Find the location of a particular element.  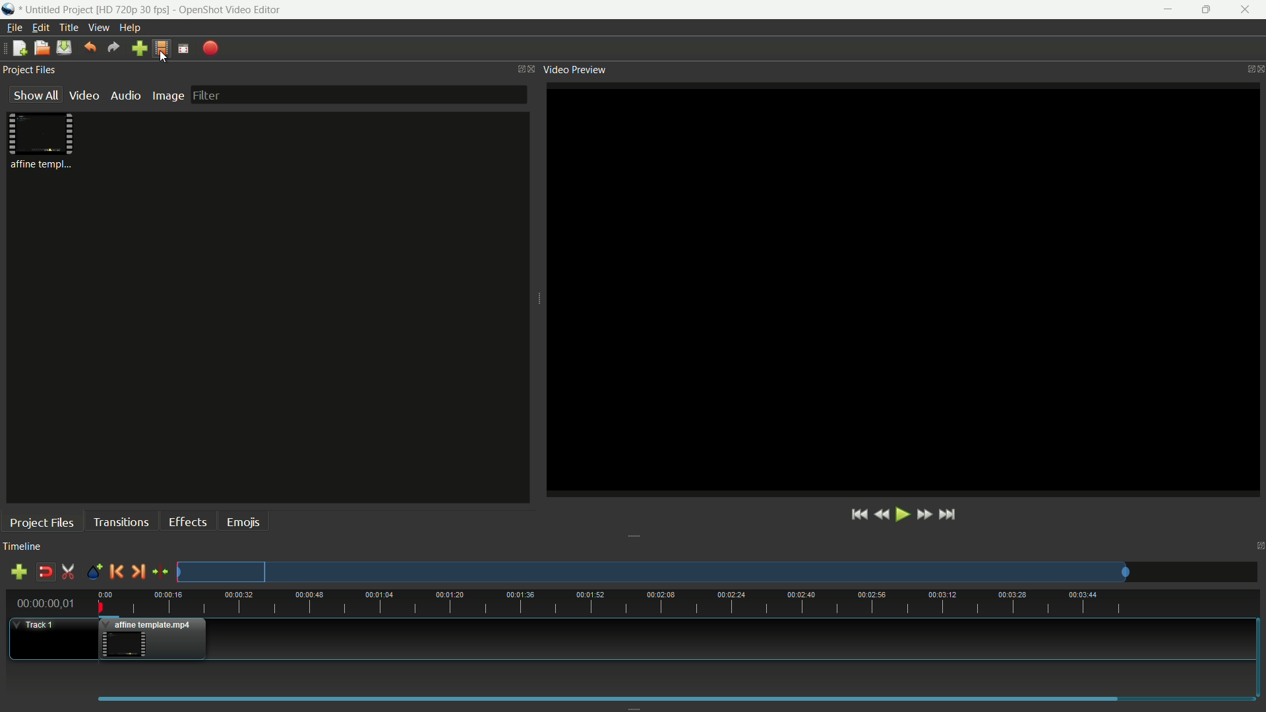

undo is located at coordinates (90, 47).